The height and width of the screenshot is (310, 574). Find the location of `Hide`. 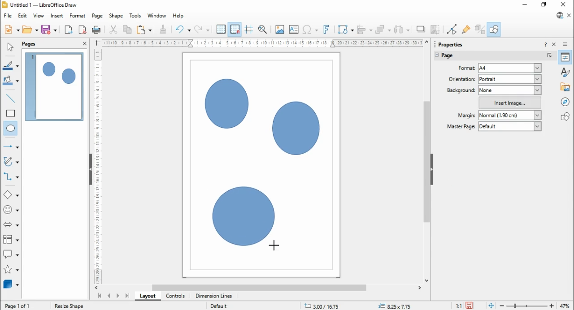

Hide is located at coordinates (90, 170).